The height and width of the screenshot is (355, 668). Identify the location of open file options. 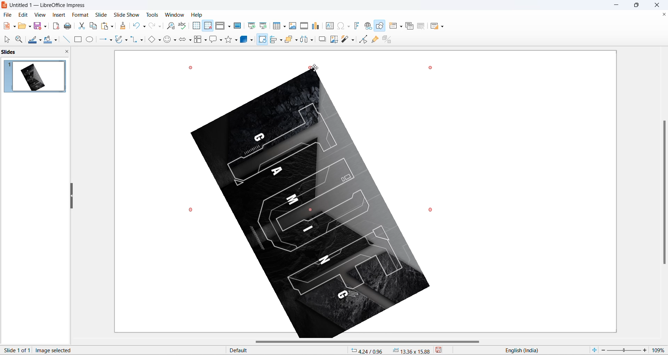
(30, 27).